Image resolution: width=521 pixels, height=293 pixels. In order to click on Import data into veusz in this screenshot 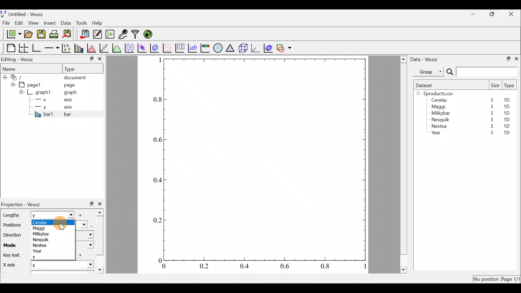, I will do `click(85, 34)`.